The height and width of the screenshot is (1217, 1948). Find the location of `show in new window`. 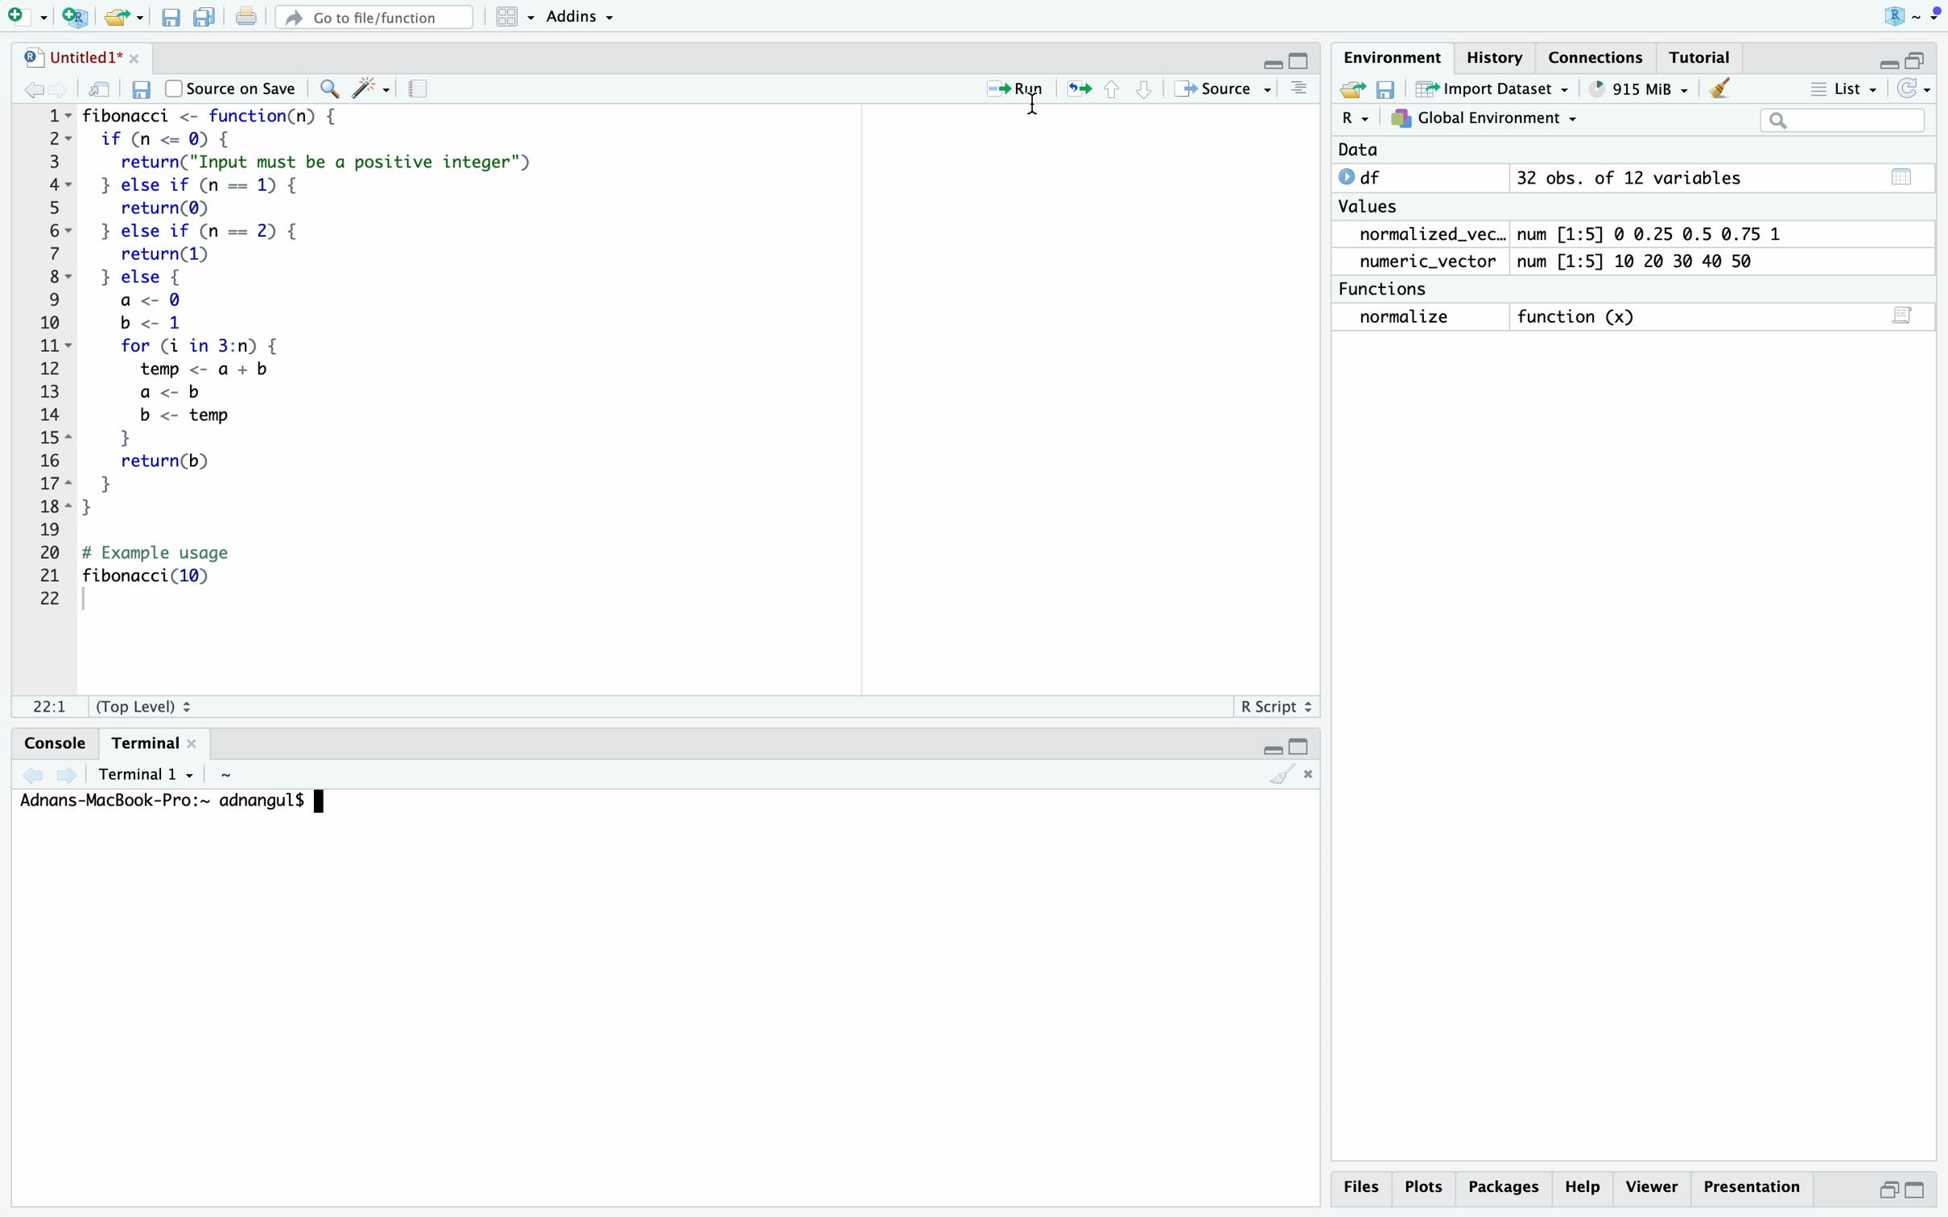

show in new window is located at coordinates (102, 93).